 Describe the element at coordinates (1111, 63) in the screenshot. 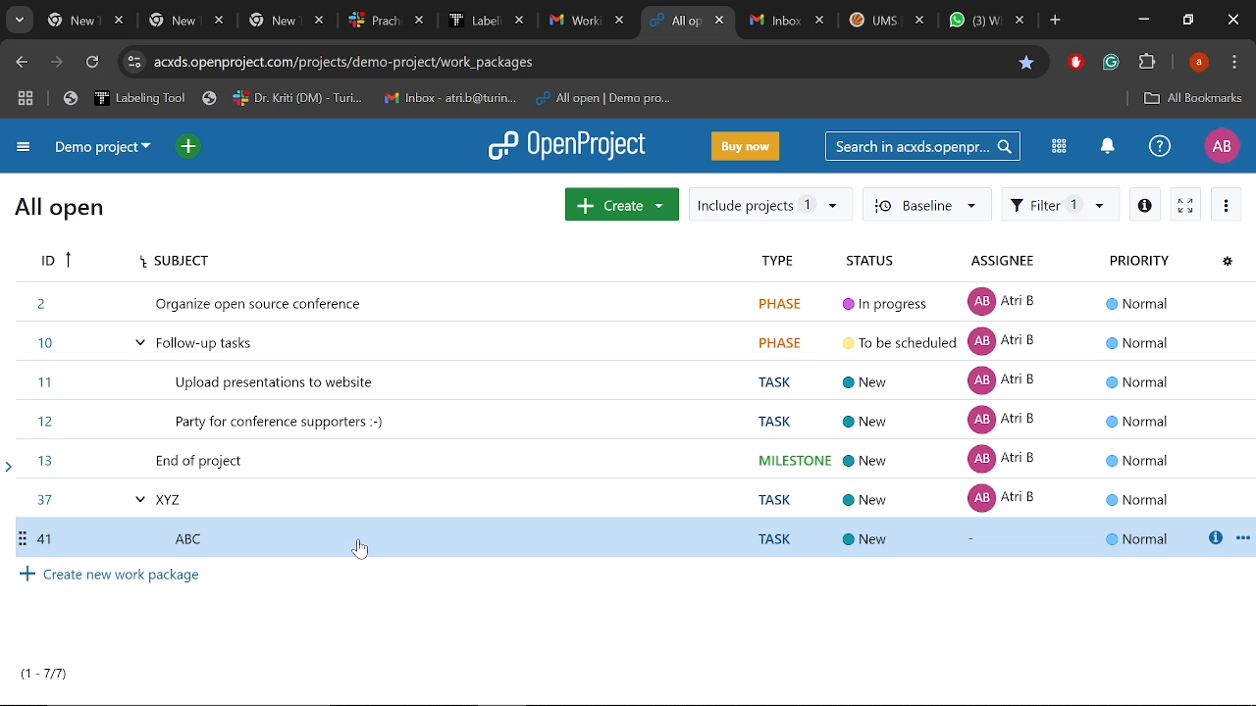

I see `Grammerly` at that location.